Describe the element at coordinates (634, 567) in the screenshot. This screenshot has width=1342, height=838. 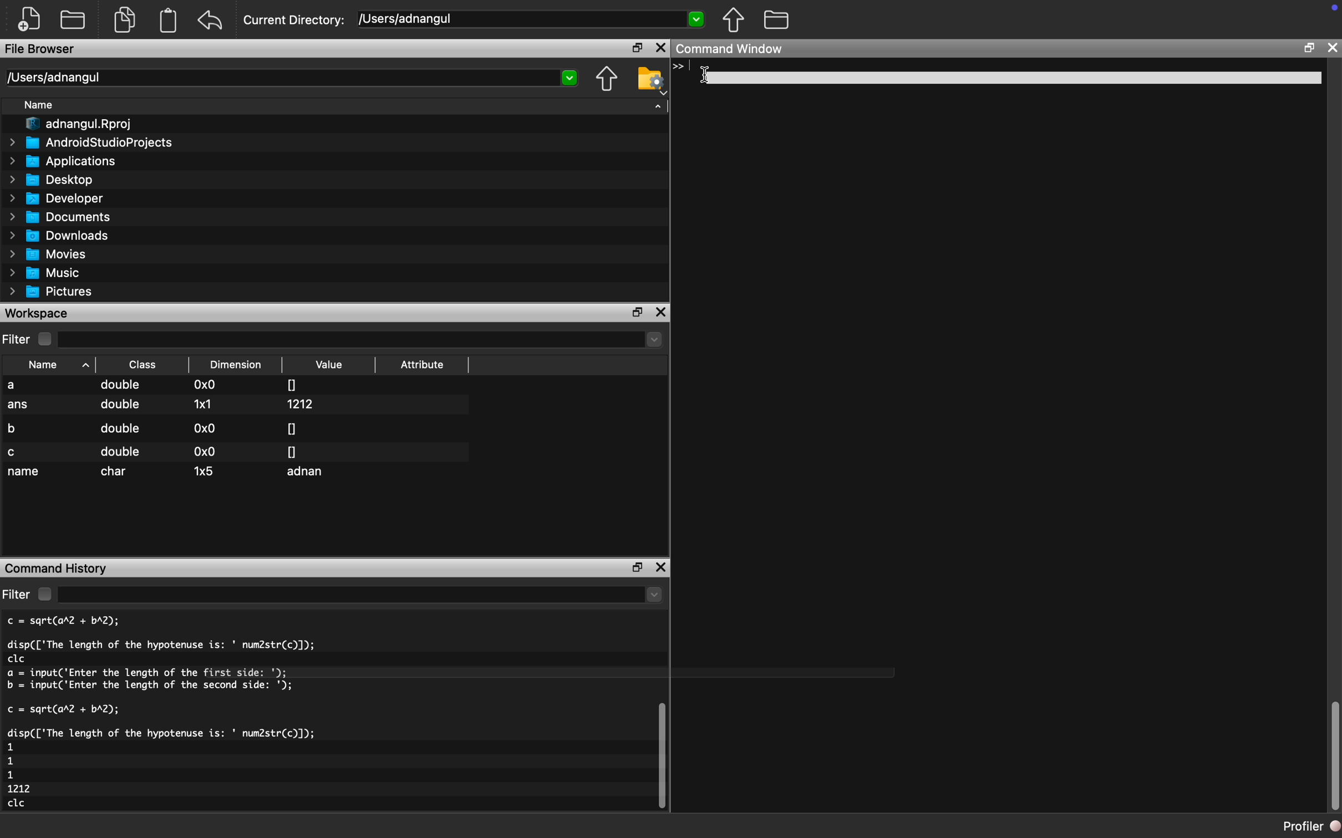
I see `restore down` at that location.